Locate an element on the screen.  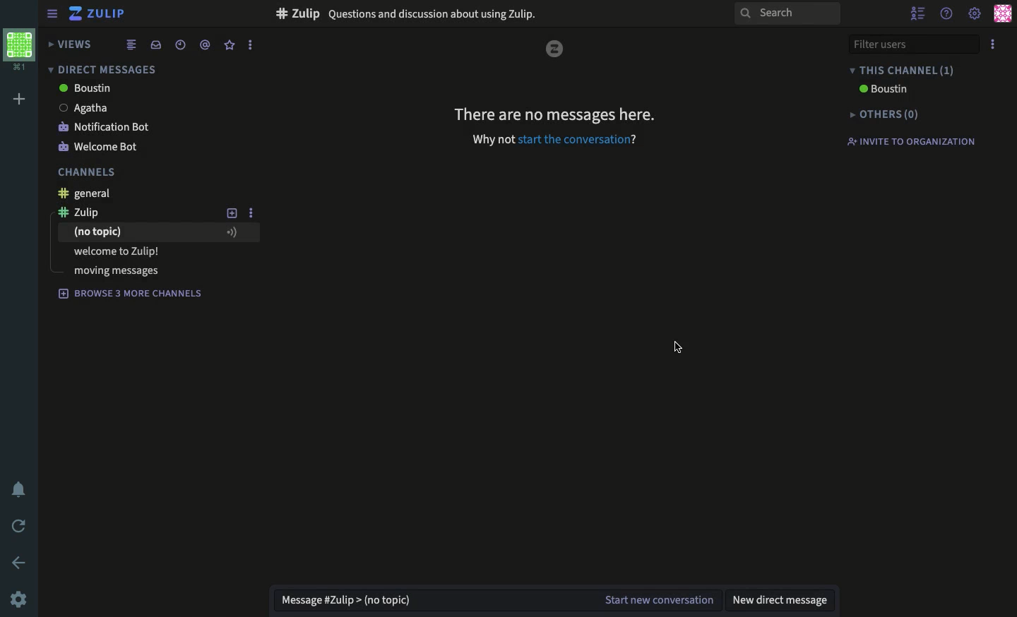
moving messages is located at coordinates (117, 270).